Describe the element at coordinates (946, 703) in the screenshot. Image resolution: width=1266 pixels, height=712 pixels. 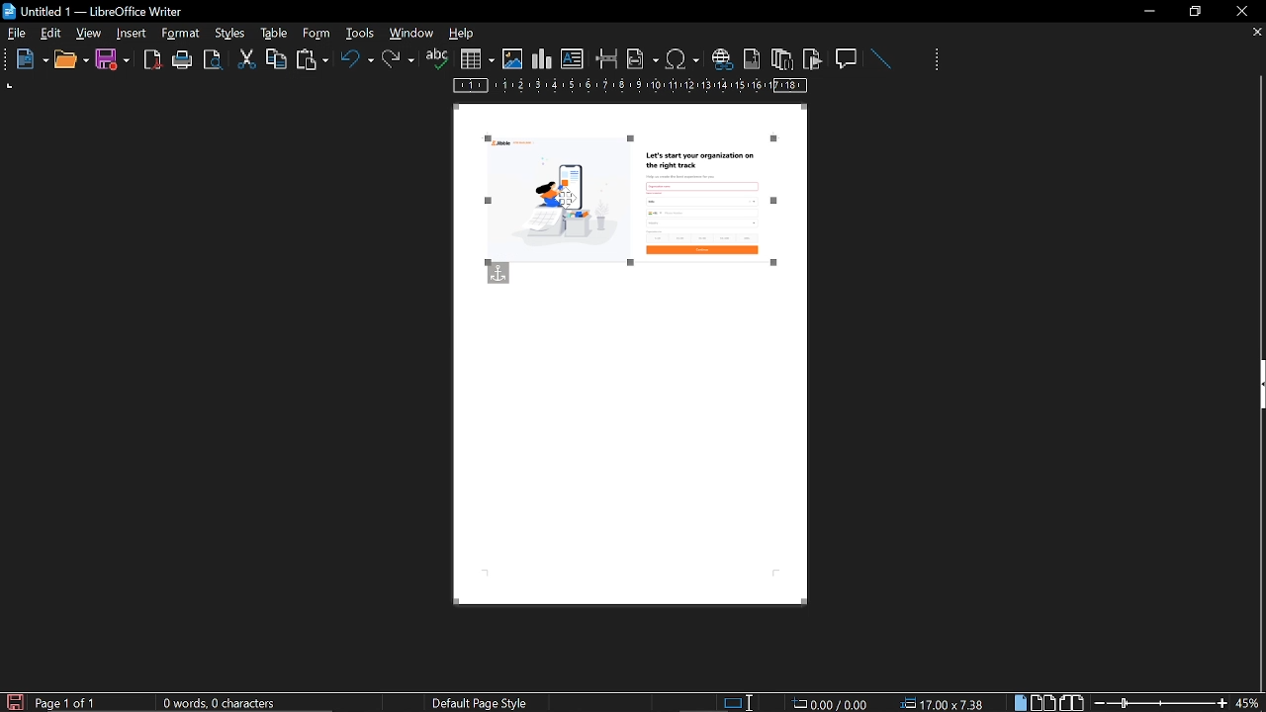
I see `position` at that location.